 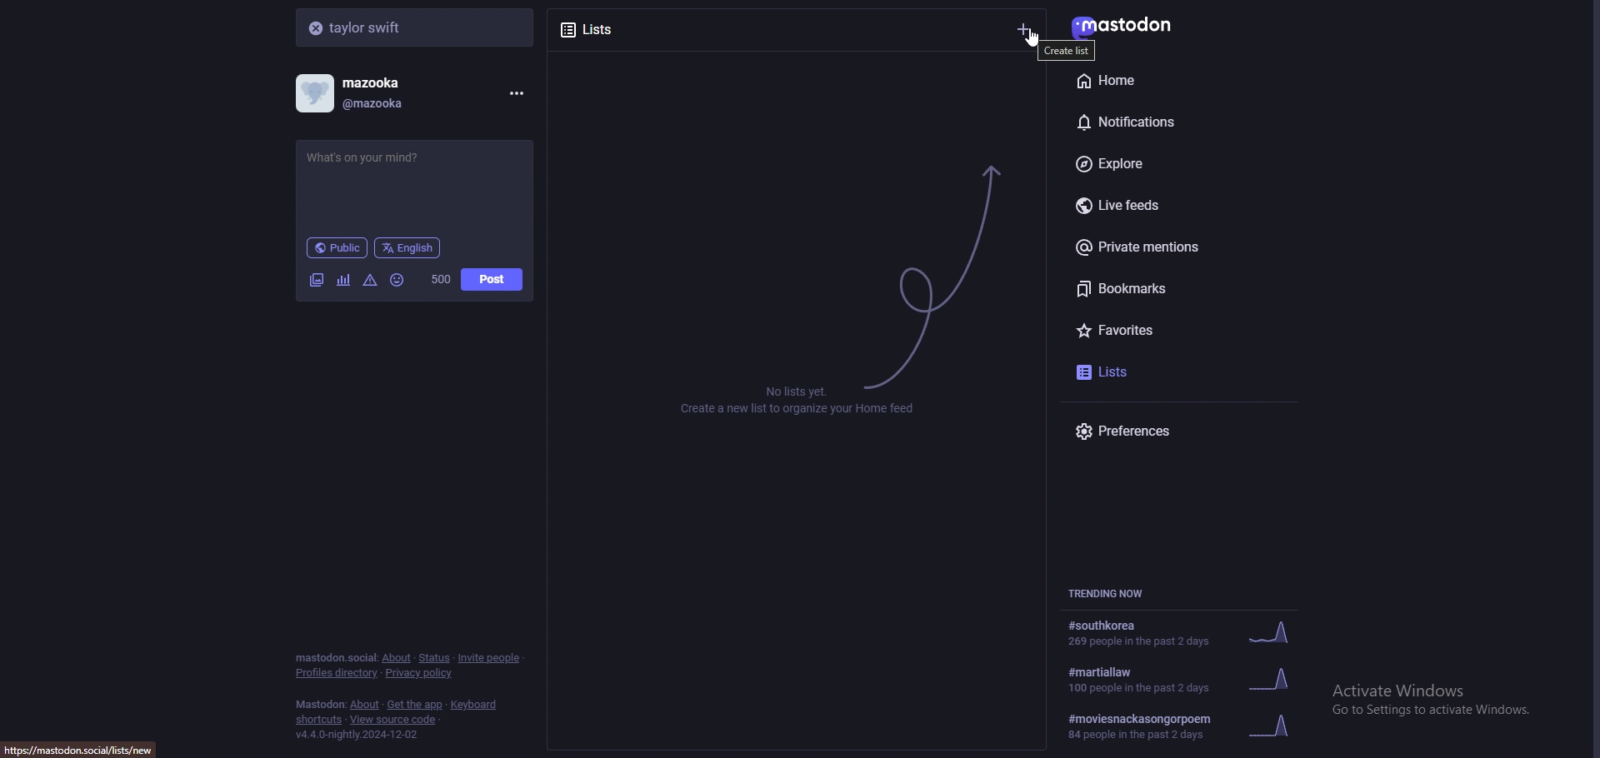 What do you see at coordinates (476, 705) in the screenshot?
I see `keyboard` at bounding box center [476, 705].